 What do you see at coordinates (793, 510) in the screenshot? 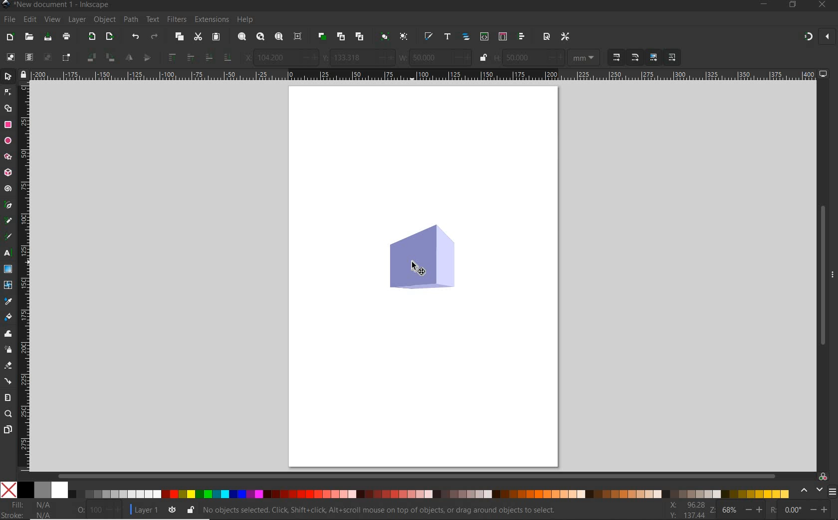
I see `0` at bounding box center [793, 510].